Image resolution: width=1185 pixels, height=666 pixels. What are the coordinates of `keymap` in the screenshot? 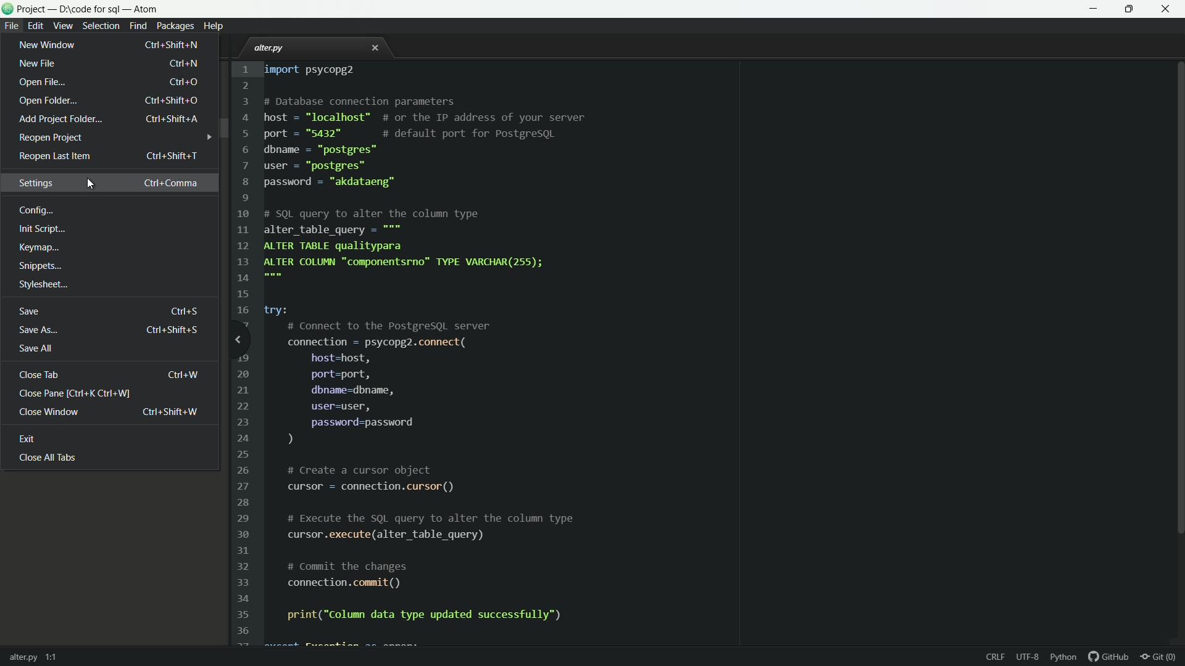 It's located at (39, 248).